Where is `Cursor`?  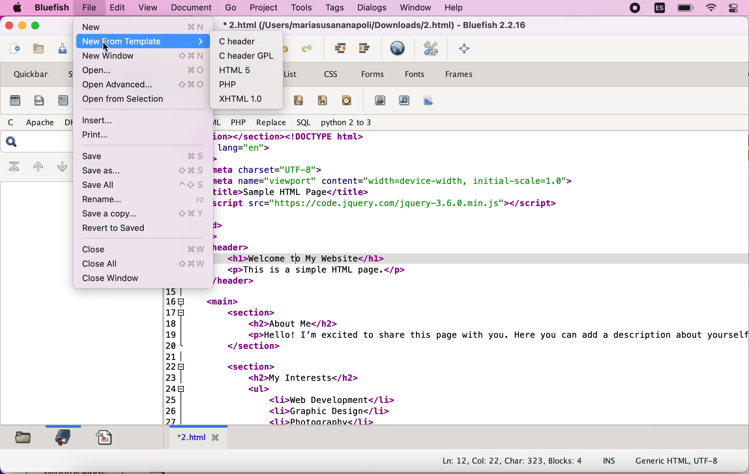 Cursor is located at coordinates (106, 47).